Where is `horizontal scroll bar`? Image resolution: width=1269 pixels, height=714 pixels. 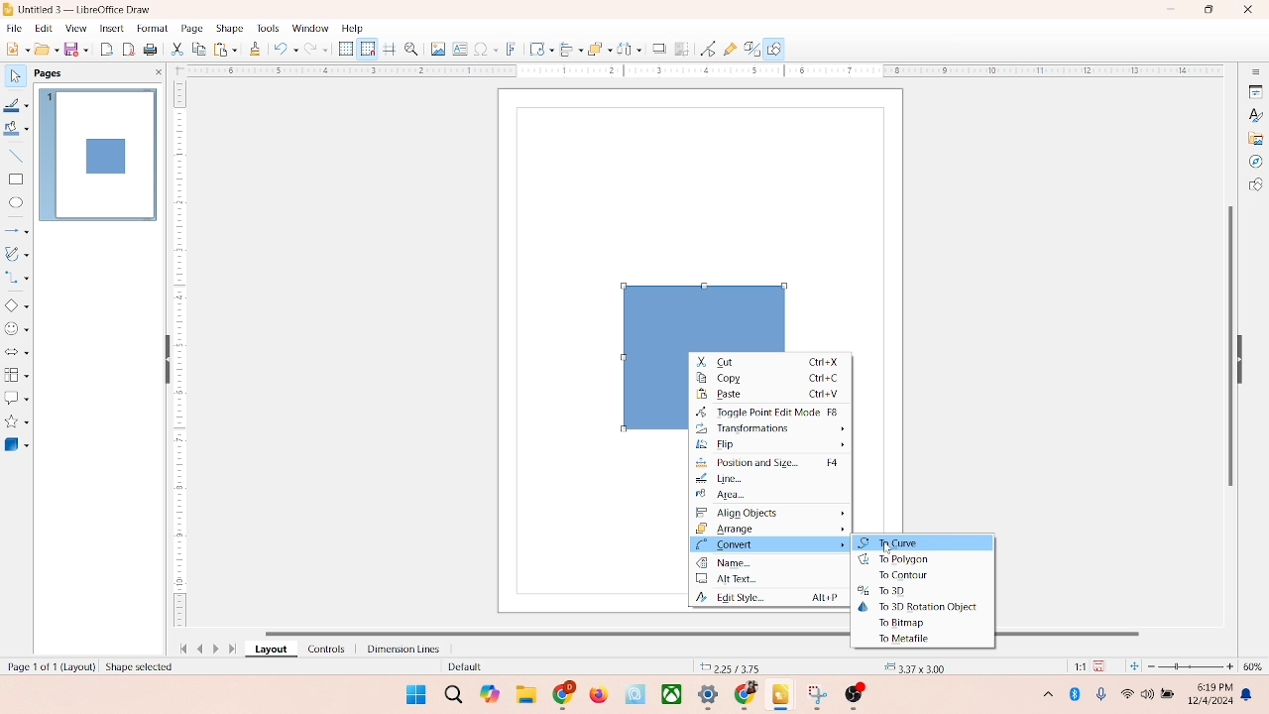
horizontal scroll bar is located at coordinates (529, 632).